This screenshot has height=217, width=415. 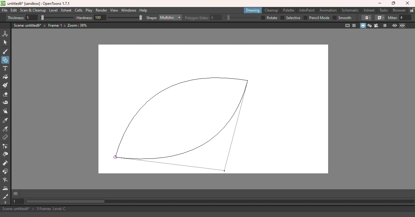 I want to click on Drawing, so click(x=253, y=10).